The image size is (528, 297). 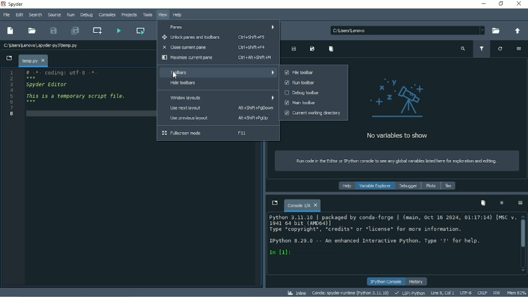 I want to click on Serial numbers, so click(x=12, y=94).